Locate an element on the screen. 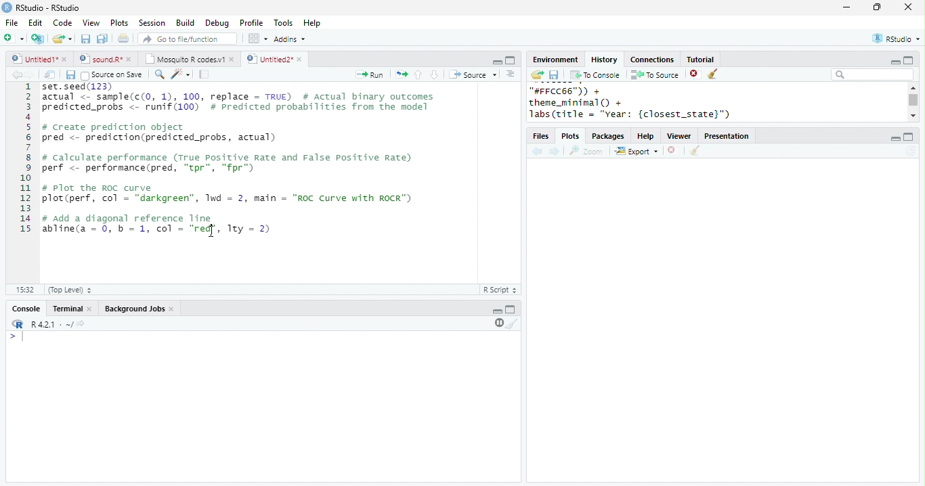 The image size is (925, 486). > is located at coordinates (18, 336).